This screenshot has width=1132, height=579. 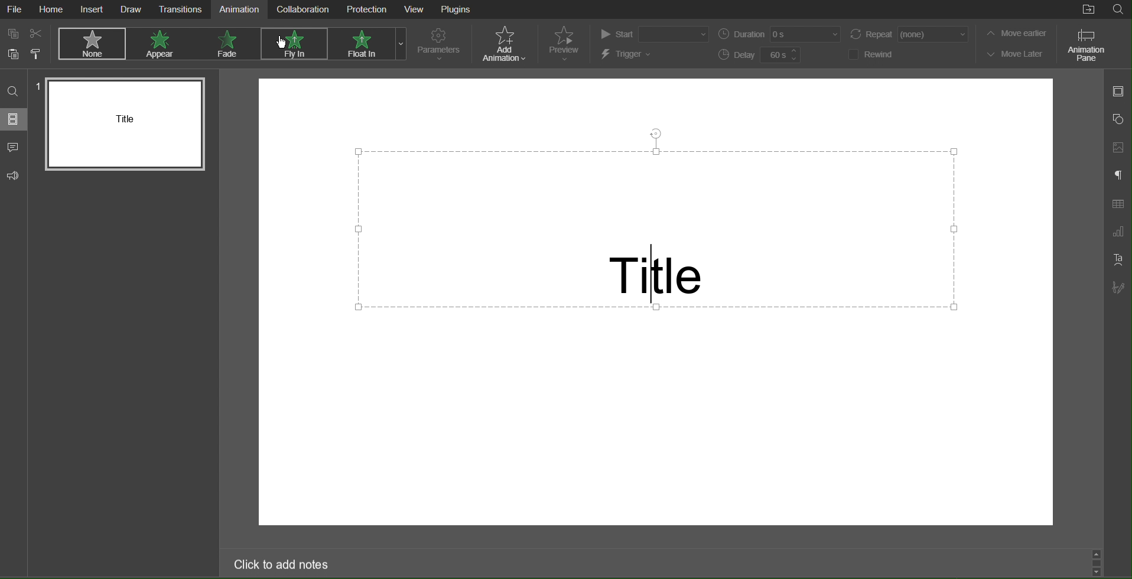 What do you see at coordinates (778, 34) in the screenshot?
I see `Duration` at bounding box center [778, 34].